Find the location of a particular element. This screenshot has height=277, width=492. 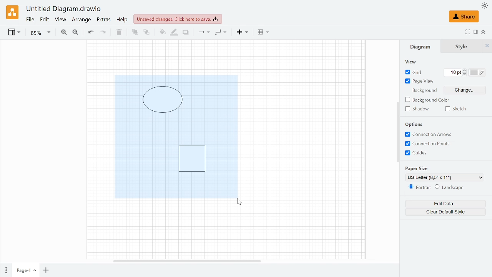

Fill line is located at coordinates (173, 33).